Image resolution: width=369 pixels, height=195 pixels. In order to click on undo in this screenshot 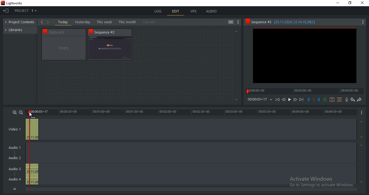, I will do `click(353, 100)`.